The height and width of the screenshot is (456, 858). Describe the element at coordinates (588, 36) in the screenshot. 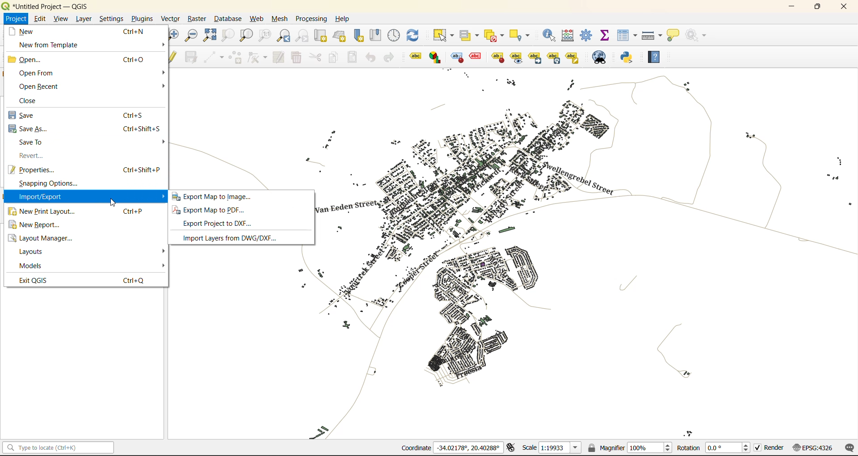

I see `toolbox` at that location.